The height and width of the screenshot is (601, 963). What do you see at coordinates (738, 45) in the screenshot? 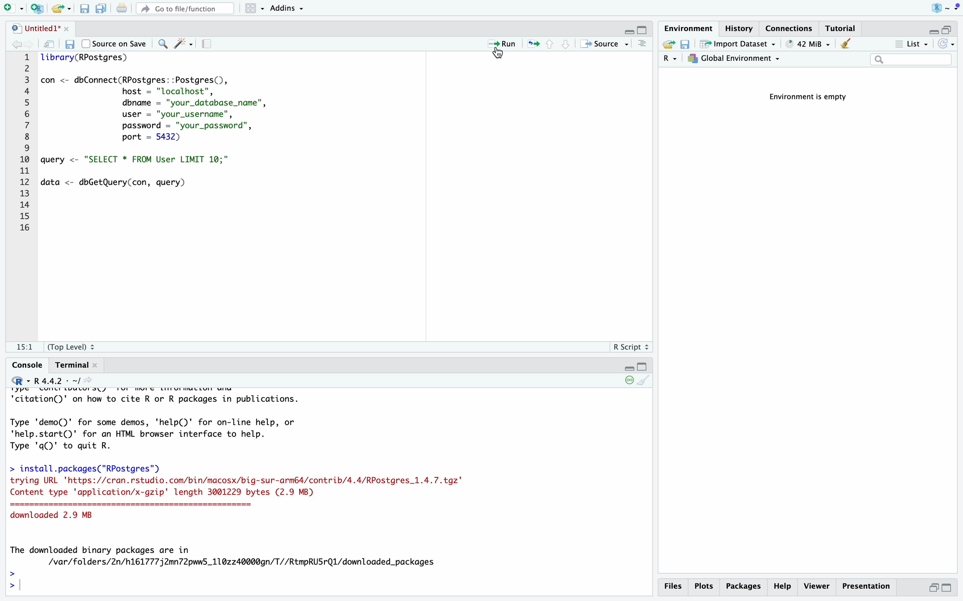
I see `import dataset` at bounding box center [738, 45].